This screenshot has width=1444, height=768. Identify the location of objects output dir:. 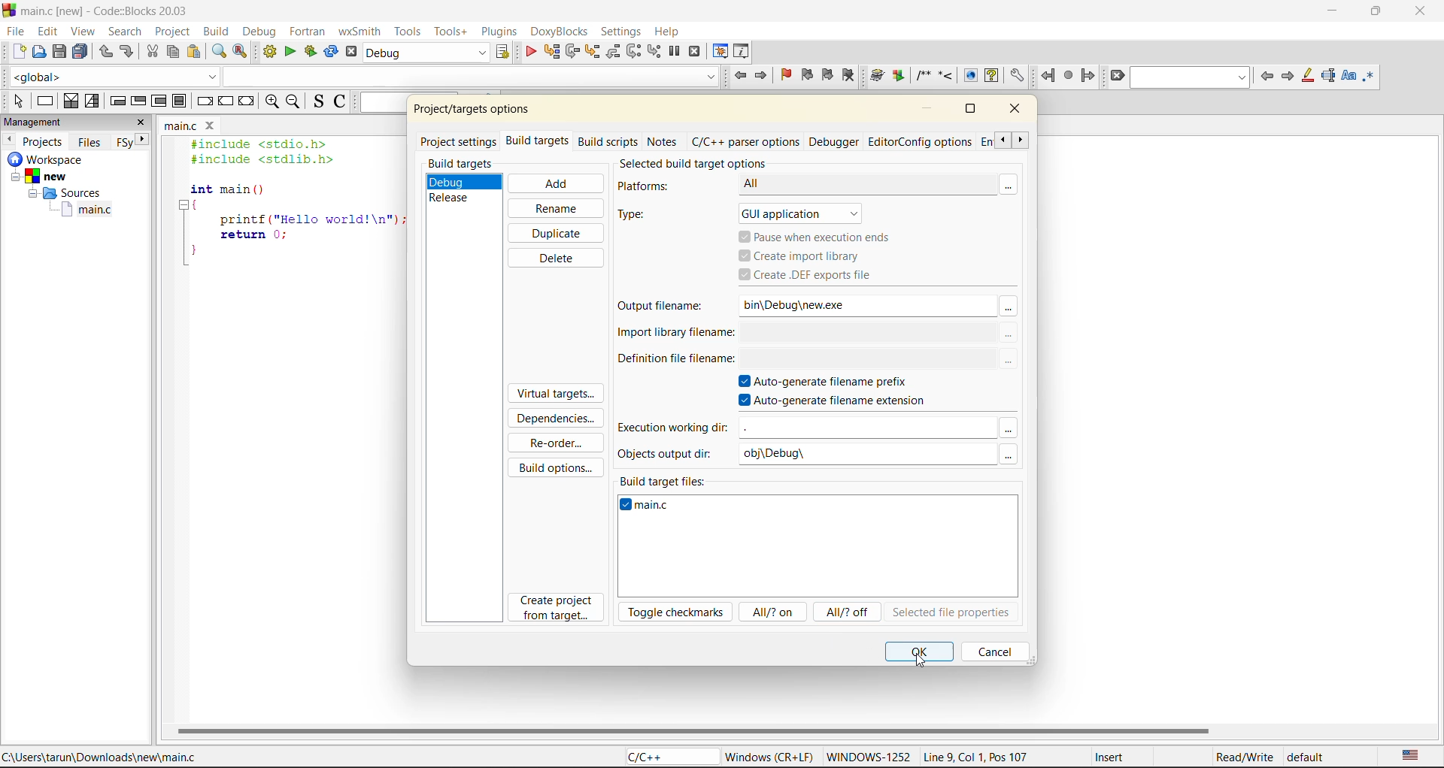
(673, 455).